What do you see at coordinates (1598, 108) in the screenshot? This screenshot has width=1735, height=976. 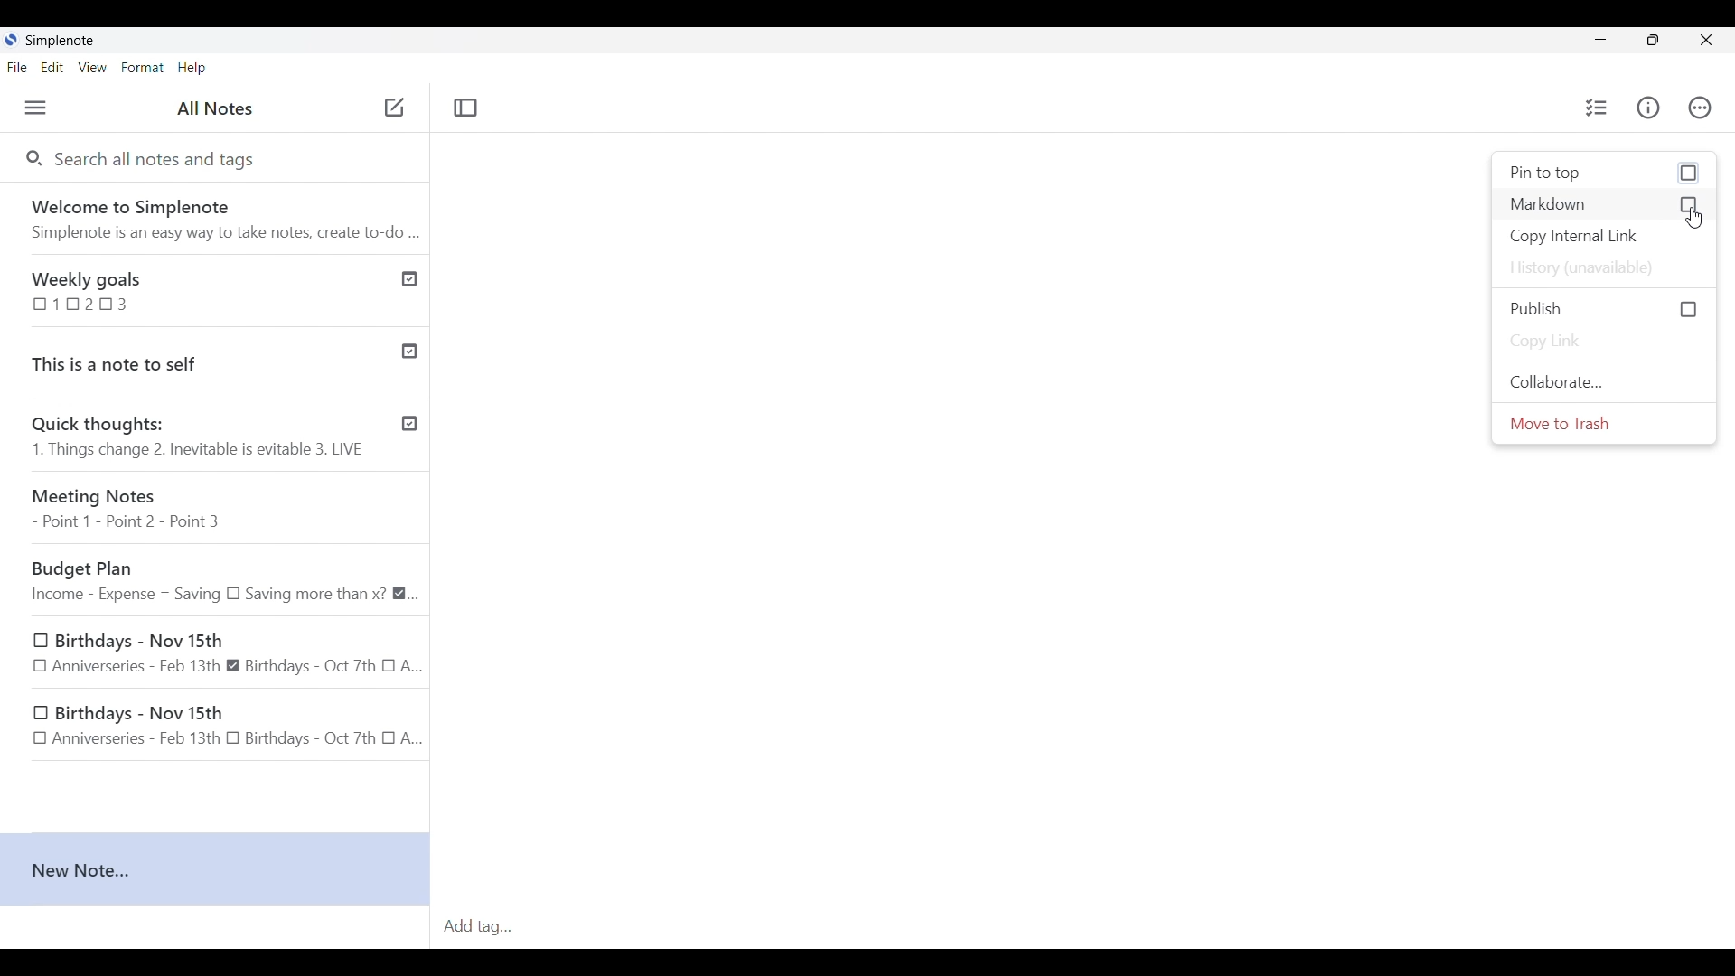 I see `Insert checklist` at bounding box center [1598, 108].